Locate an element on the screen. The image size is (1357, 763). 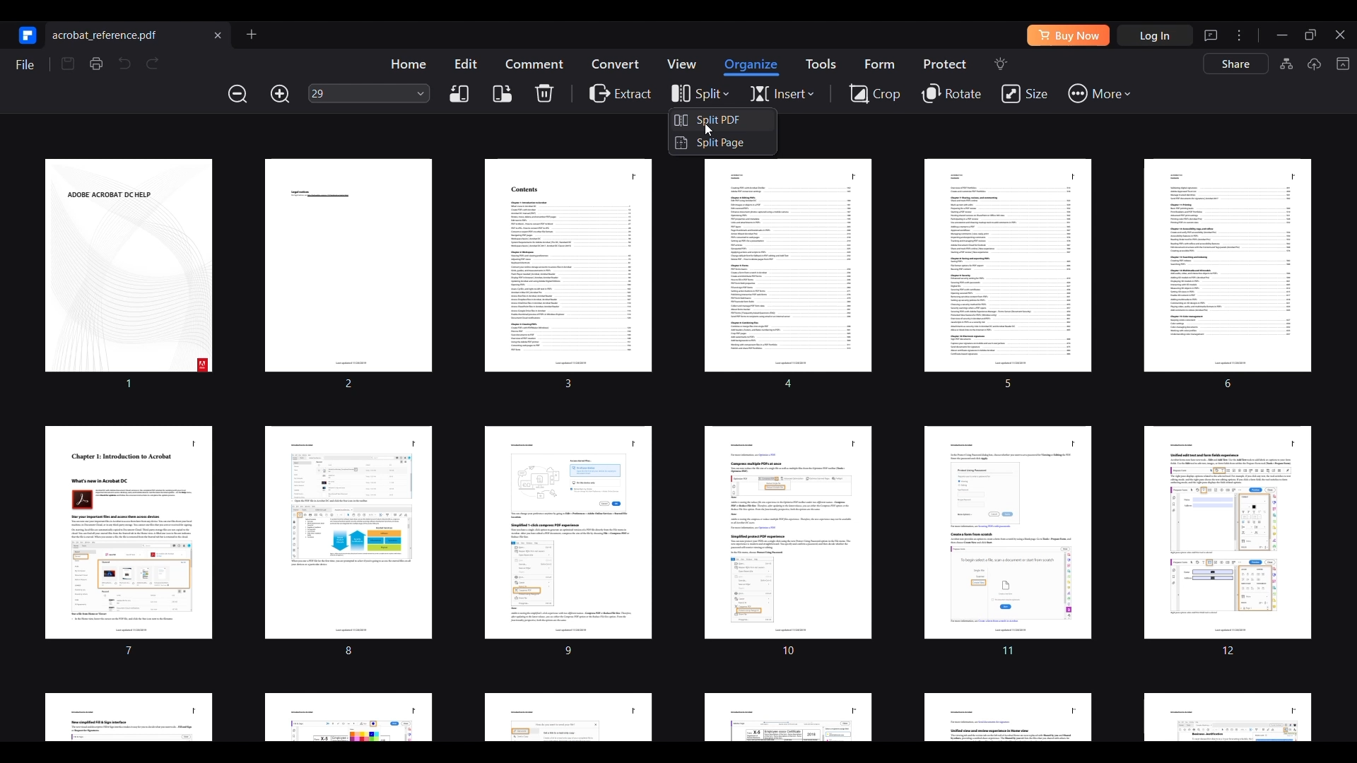
Insert page options is located at coordinates (782, 94).